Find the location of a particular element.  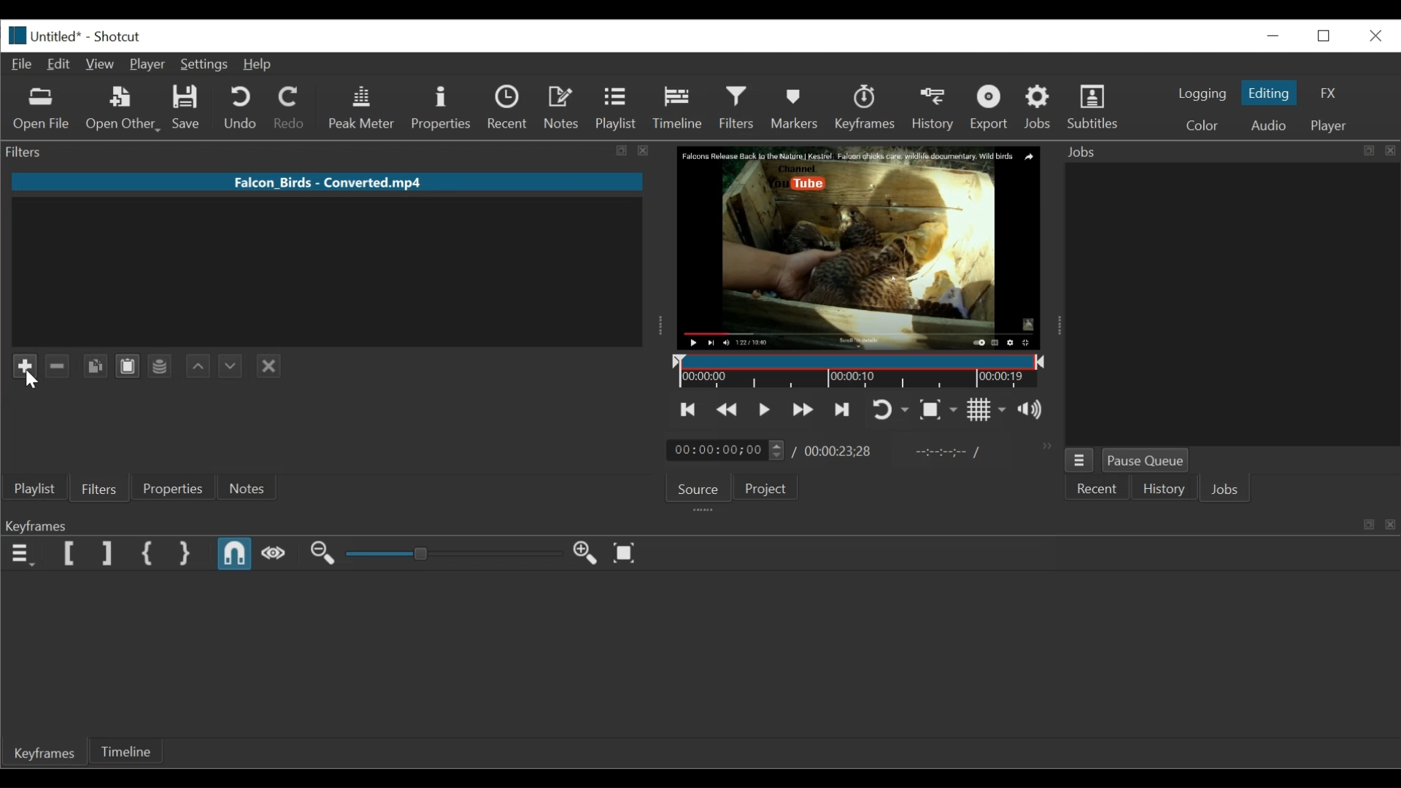

minimize is located at coordinates (1324, 36).